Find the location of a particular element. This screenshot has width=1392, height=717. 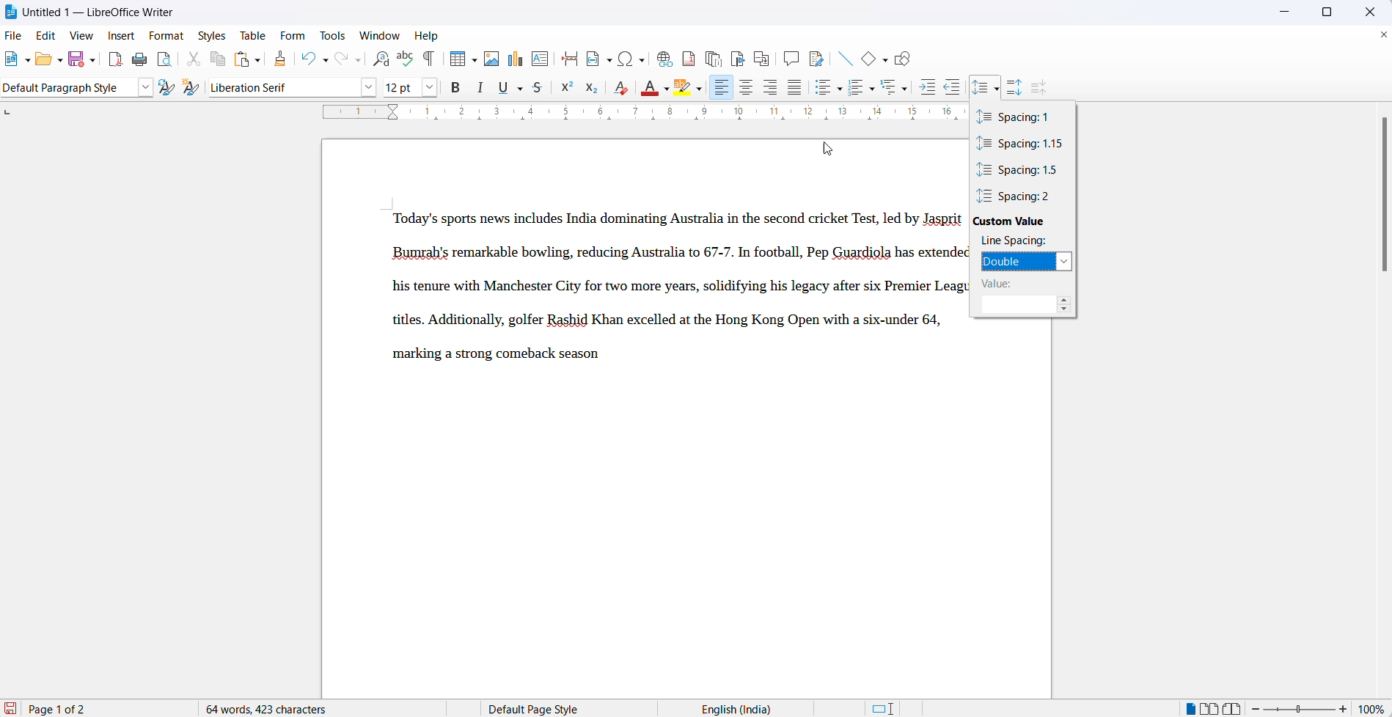

cut is located at coordinates (194, 59).